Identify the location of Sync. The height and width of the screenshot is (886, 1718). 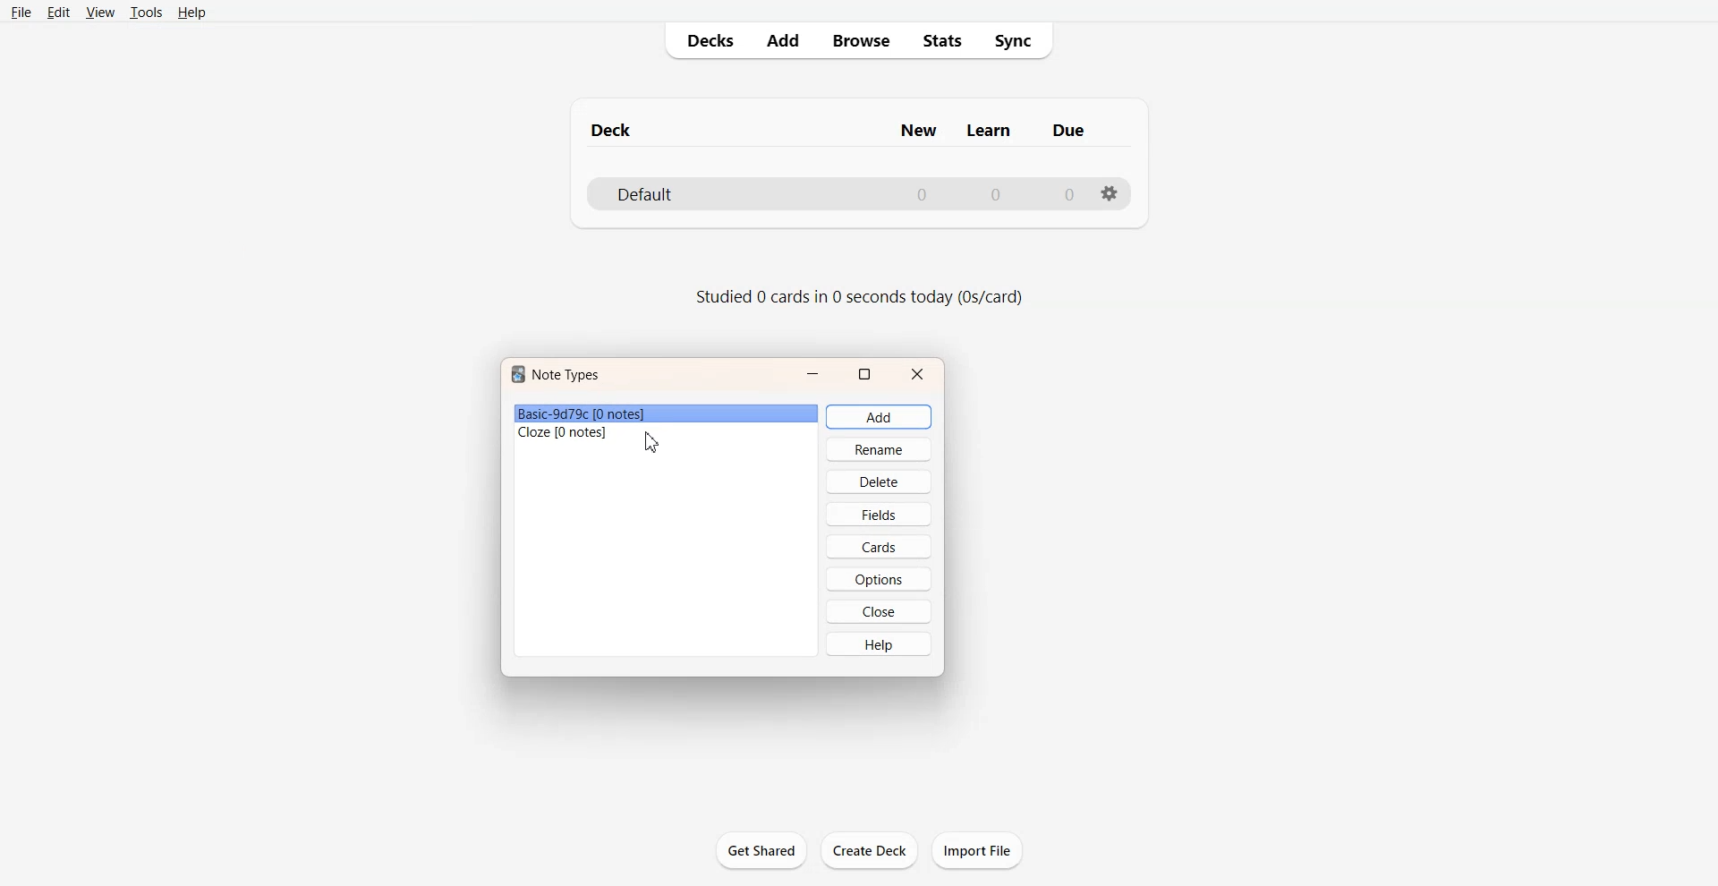
(1016, 41).